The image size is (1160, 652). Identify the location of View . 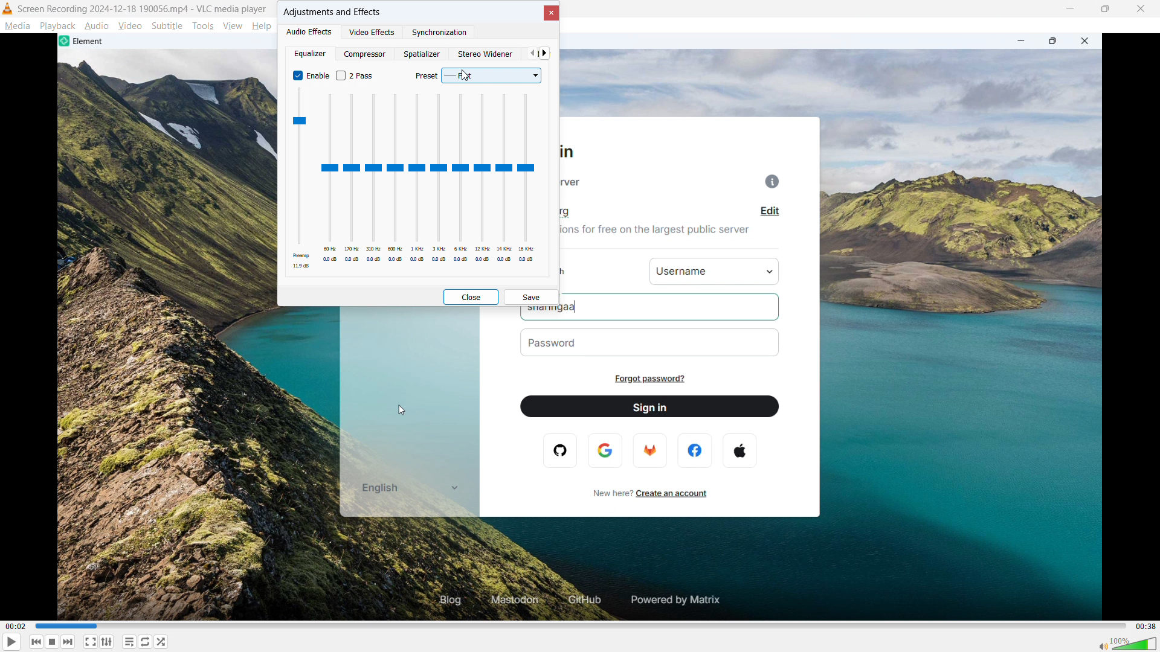
(232, 26).